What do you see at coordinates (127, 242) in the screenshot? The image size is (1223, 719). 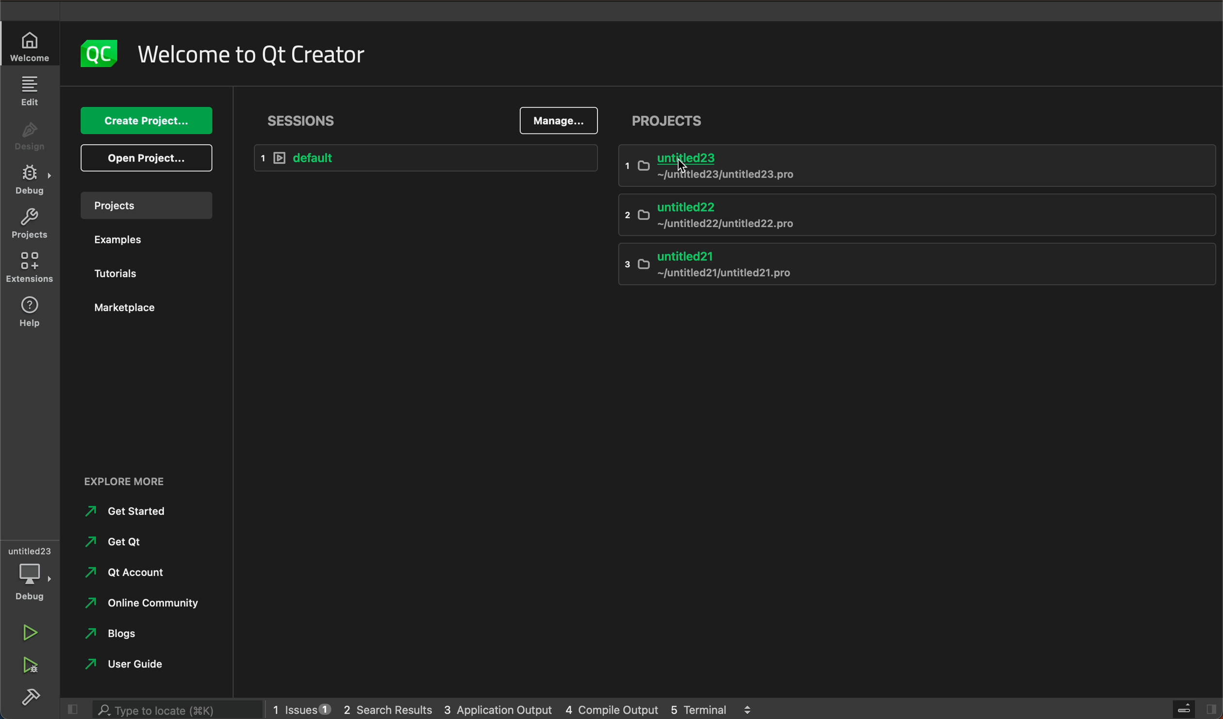 I see `examples` at bounding box center [127, 242].